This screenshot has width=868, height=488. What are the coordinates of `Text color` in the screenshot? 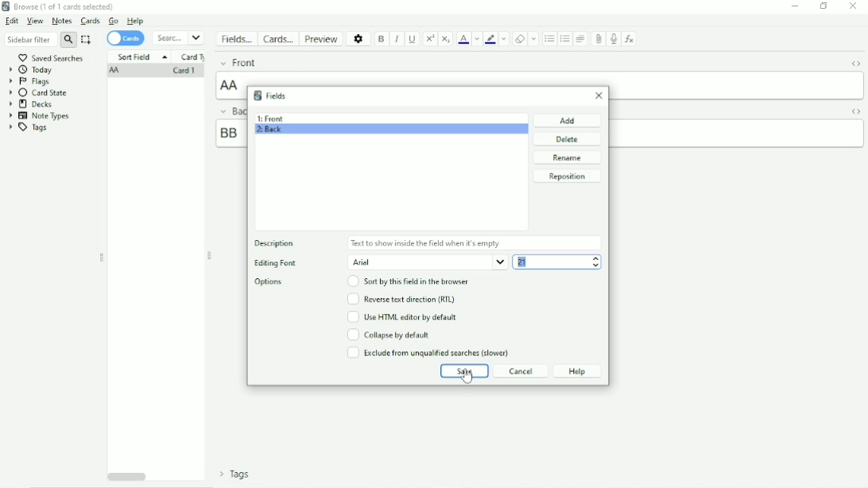 It's located at (463, 38).